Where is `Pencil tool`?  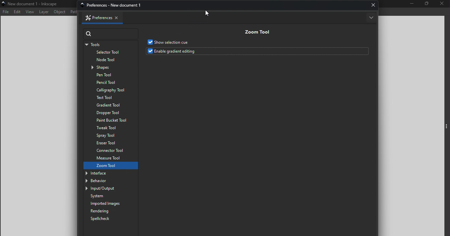
Pencil tool is located at coordinates (107, 82).